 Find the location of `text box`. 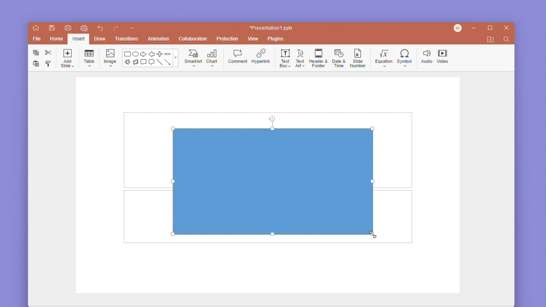

text box is located at coordinates (284, 58).